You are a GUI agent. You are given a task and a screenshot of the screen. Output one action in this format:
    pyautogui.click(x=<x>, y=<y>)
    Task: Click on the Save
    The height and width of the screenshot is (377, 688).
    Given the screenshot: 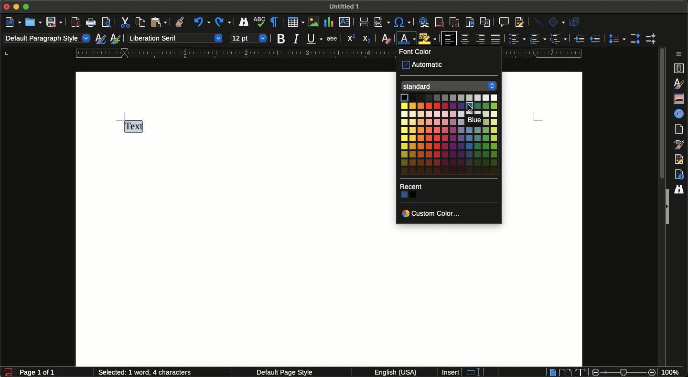 What is the action you would take?
    pyautogui.click(x=54, y=22)
    